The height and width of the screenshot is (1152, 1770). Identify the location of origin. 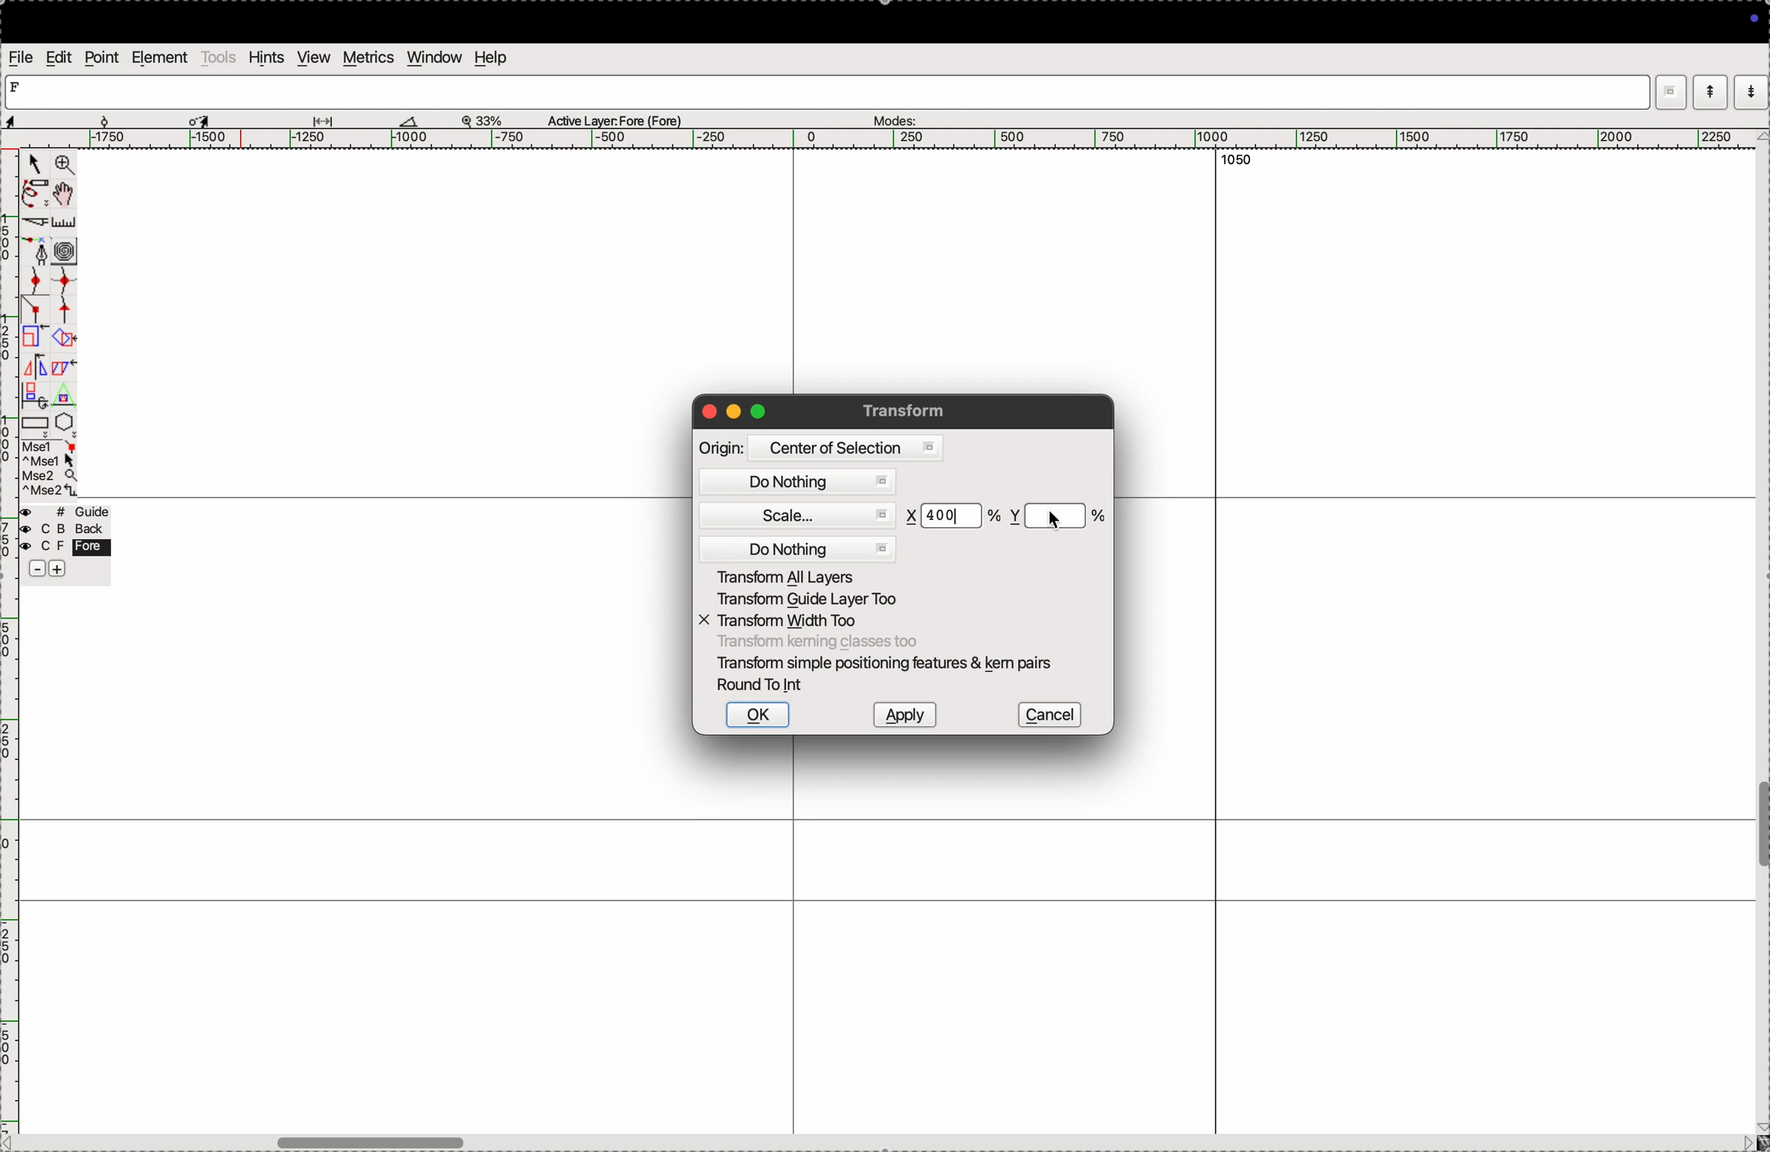
(721, 448).